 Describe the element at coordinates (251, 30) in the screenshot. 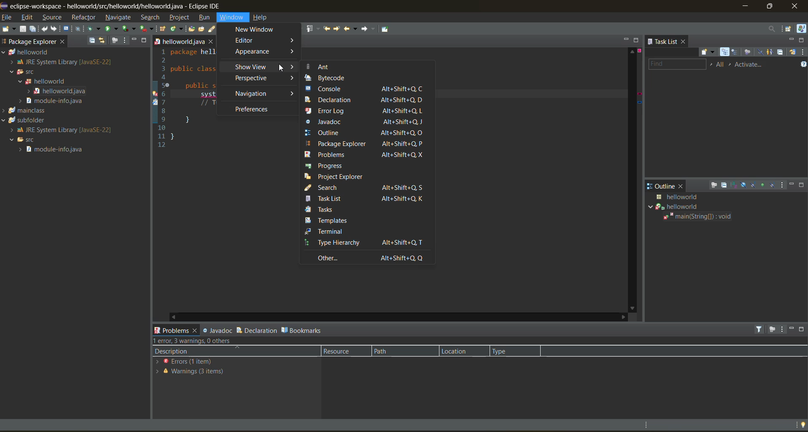

I see `automatically fold uninteresting elements` at that location.